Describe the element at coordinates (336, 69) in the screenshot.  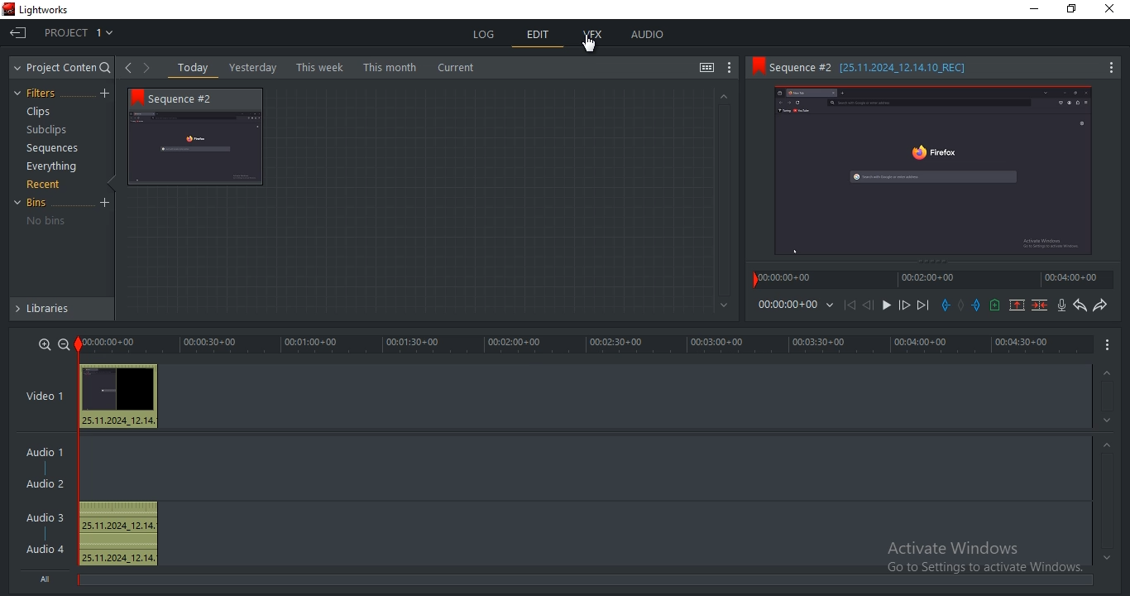
I see `text` at that location.